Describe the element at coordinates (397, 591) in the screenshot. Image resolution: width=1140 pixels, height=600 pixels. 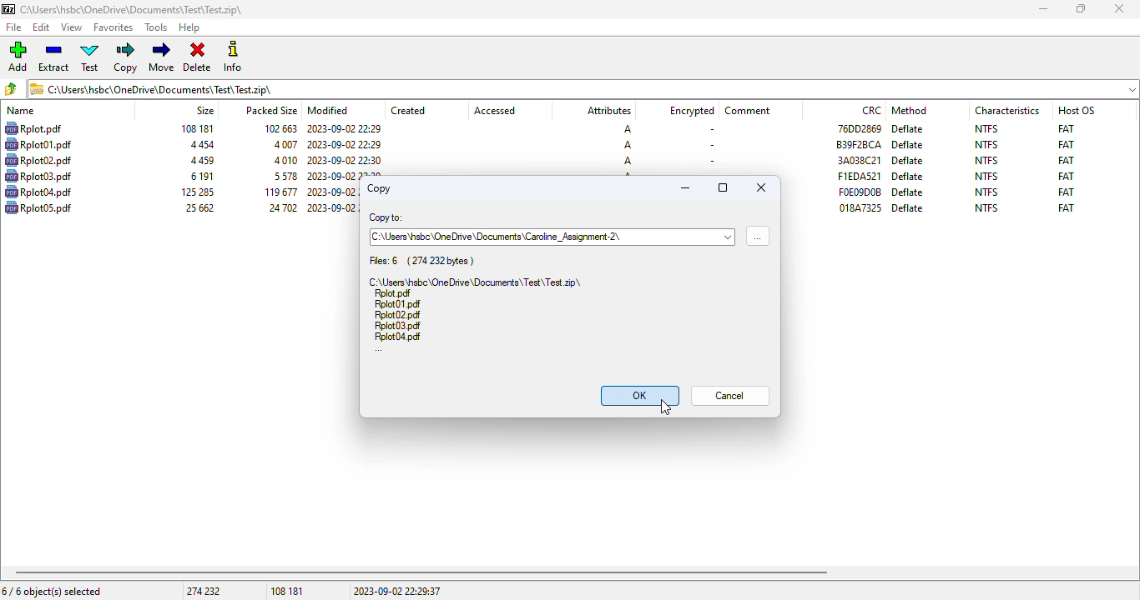
I see `2023-09-02 22:29:37` at that location.